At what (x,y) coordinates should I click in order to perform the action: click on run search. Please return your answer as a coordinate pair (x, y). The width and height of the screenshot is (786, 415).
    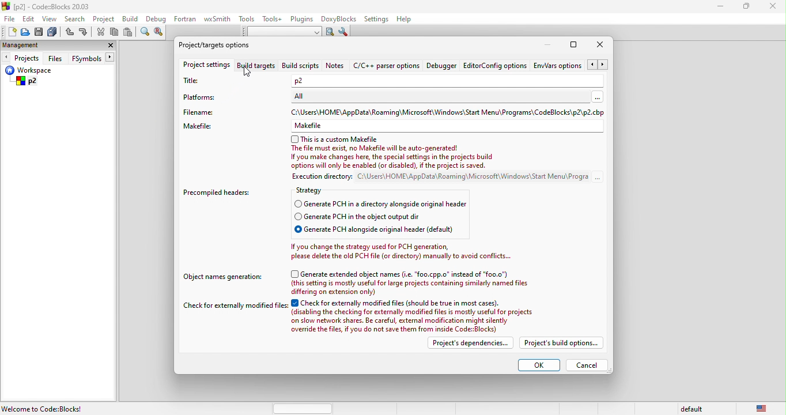
    Looking at the image, I should click on (329, 32).